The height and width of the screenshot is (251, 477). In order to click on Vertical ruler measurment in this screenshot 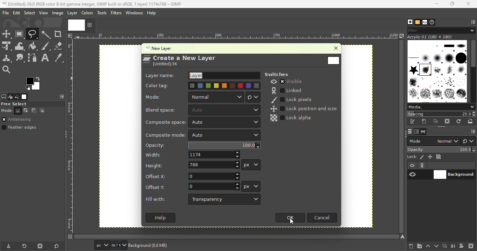, I will do `click(70, 139)`.